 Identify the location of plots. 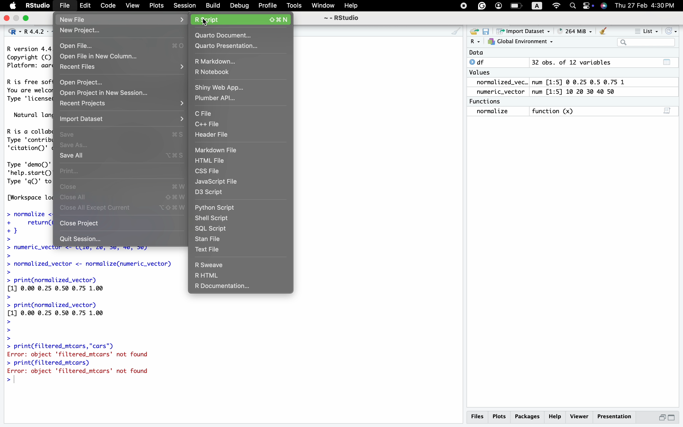
(499, 417).